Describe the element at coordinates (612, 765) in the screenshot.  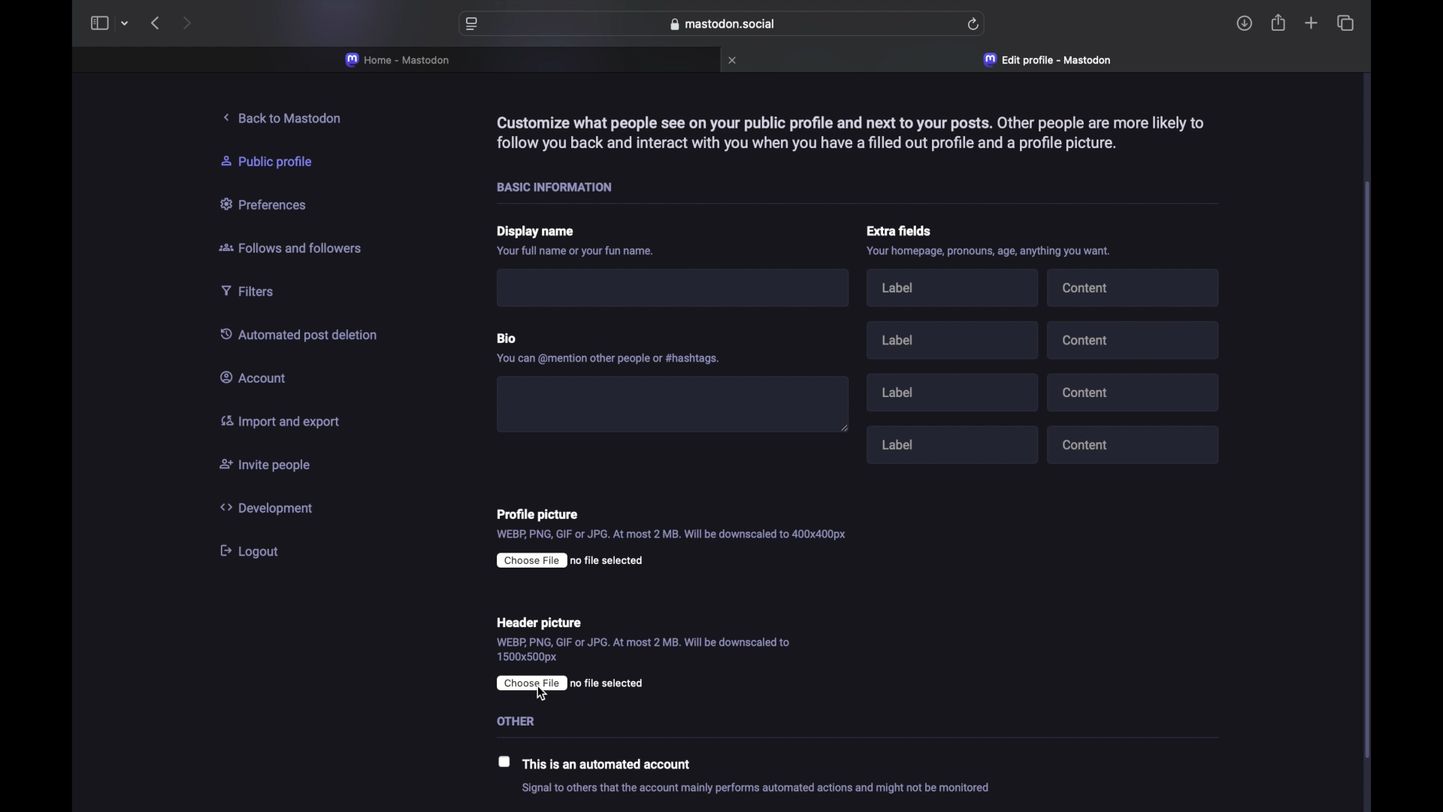
I see `this is an automated account` at that location.